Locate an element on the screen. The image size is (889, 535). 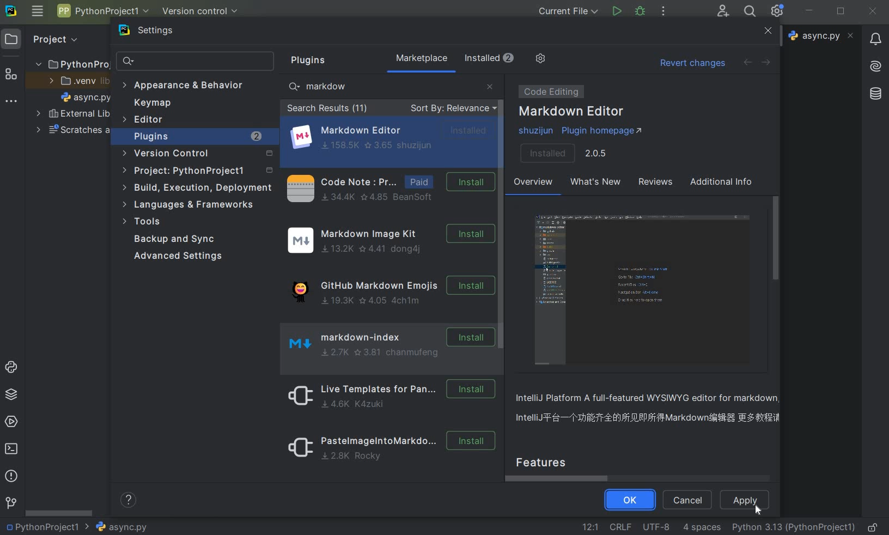
languages & frameworks is located at coordinates (194, 204).